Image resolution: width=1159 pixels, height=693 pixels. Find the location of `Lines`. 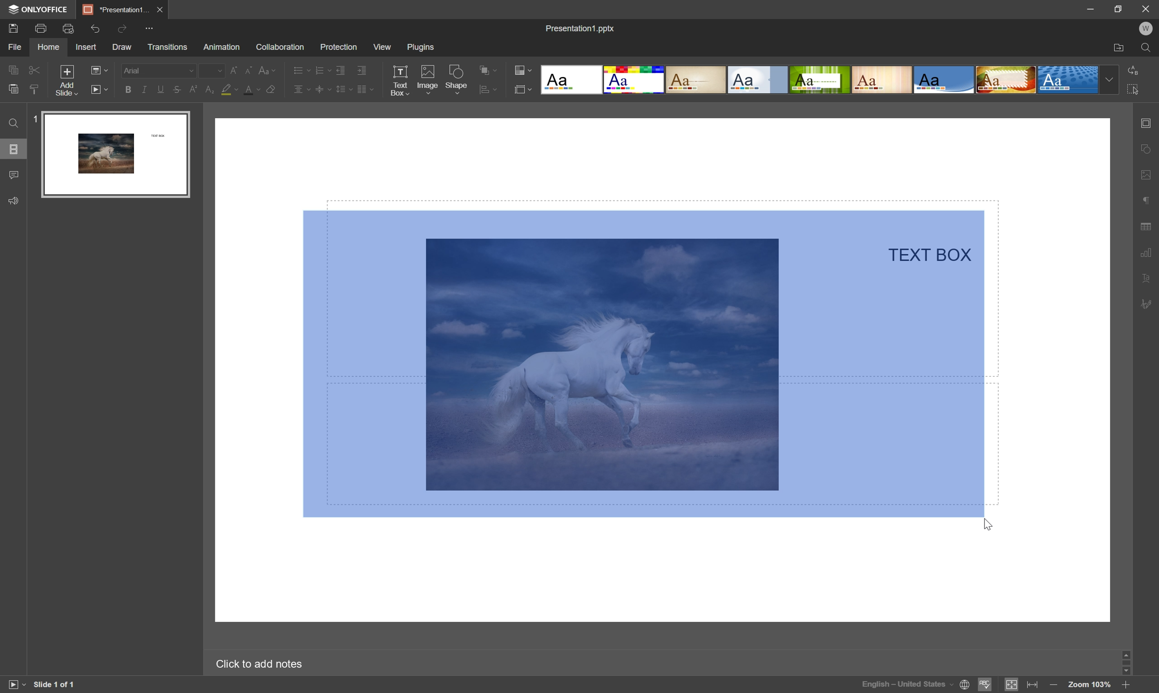

Lines is located at coordinates (882, 79).